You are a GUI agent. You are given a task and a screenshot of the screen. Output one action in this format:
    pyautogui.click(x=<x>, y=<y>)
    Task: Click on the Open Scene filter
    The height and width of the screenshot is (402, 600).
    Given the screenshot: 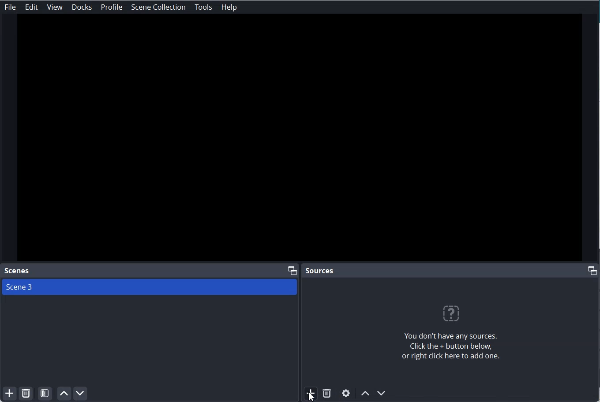 What is the action you would take?
    pyautogui.click(x=45, y=394)
    